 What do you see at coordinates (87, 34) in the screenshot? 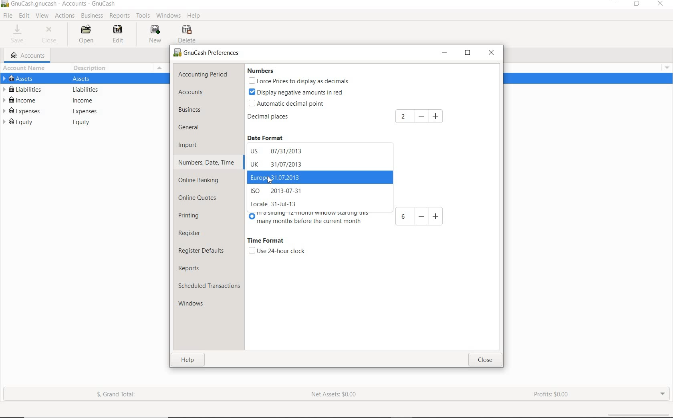
I see `OPEN` at bounding box center [87, 34].